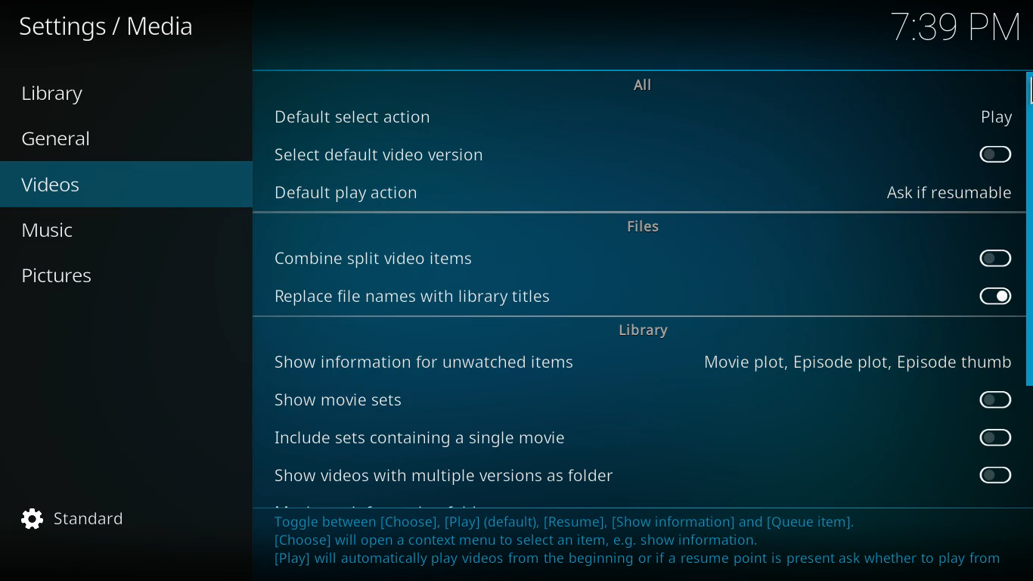  Describe the element at coordinates (996, 397) in the screenshot. I see `off` at that location.